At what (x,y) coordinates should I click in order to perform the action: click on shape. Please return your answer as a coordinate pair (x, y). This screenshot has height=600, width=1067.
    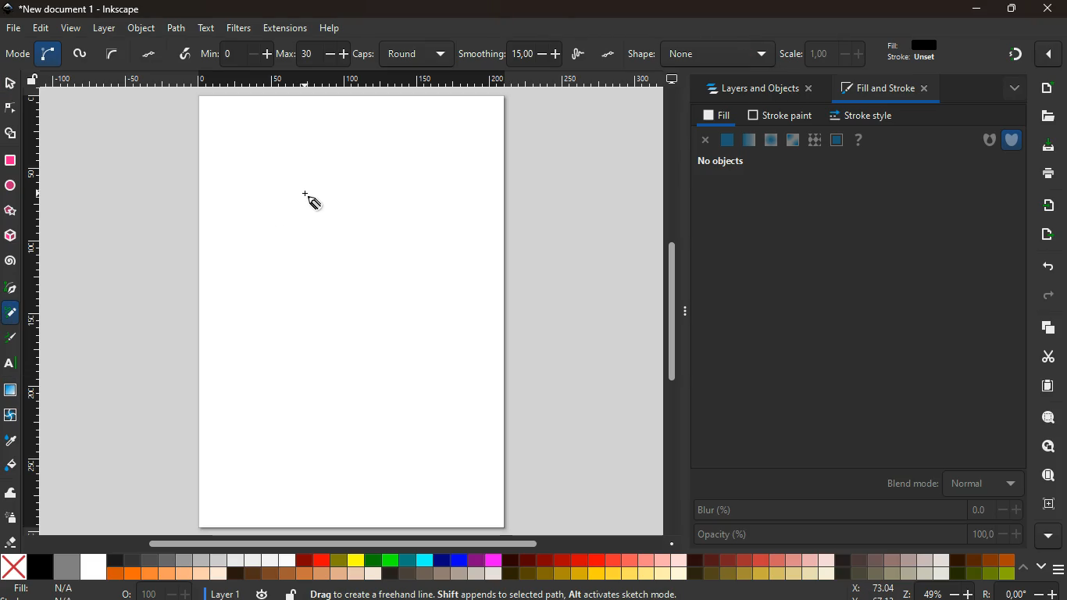
    Looking at the image, I should click on (700, 54).